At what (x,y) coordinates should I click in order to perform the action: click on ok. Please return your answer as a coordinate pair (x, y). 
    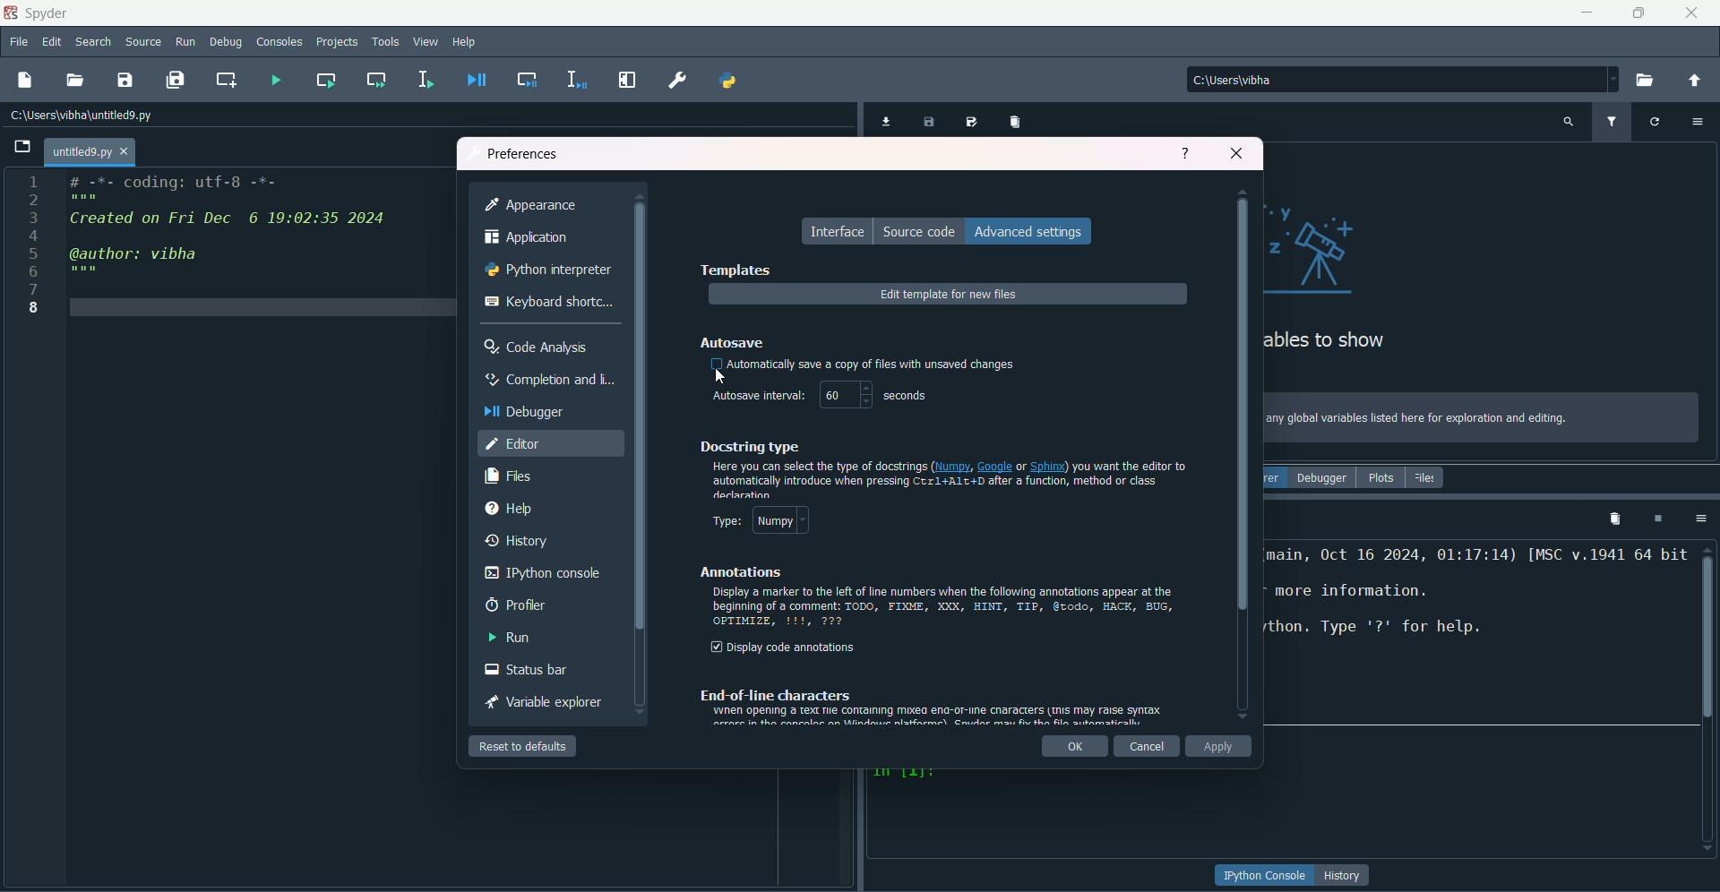
    Looking at the image, I should click on (1077, 749).